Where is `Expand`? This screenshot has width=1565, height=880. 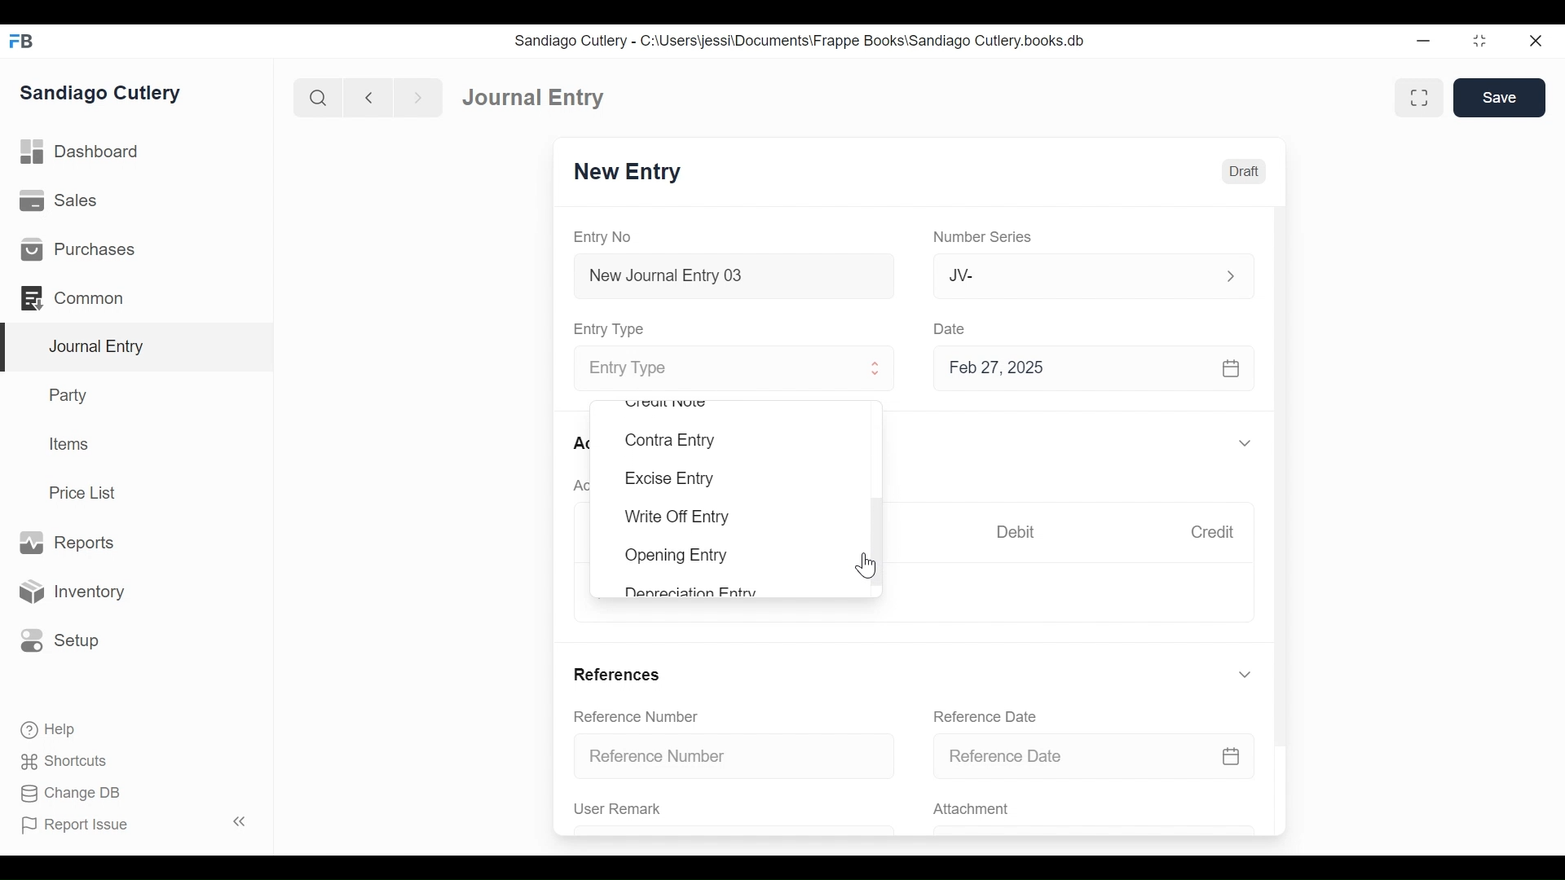 Expand is located at coordinates (1228, 275).